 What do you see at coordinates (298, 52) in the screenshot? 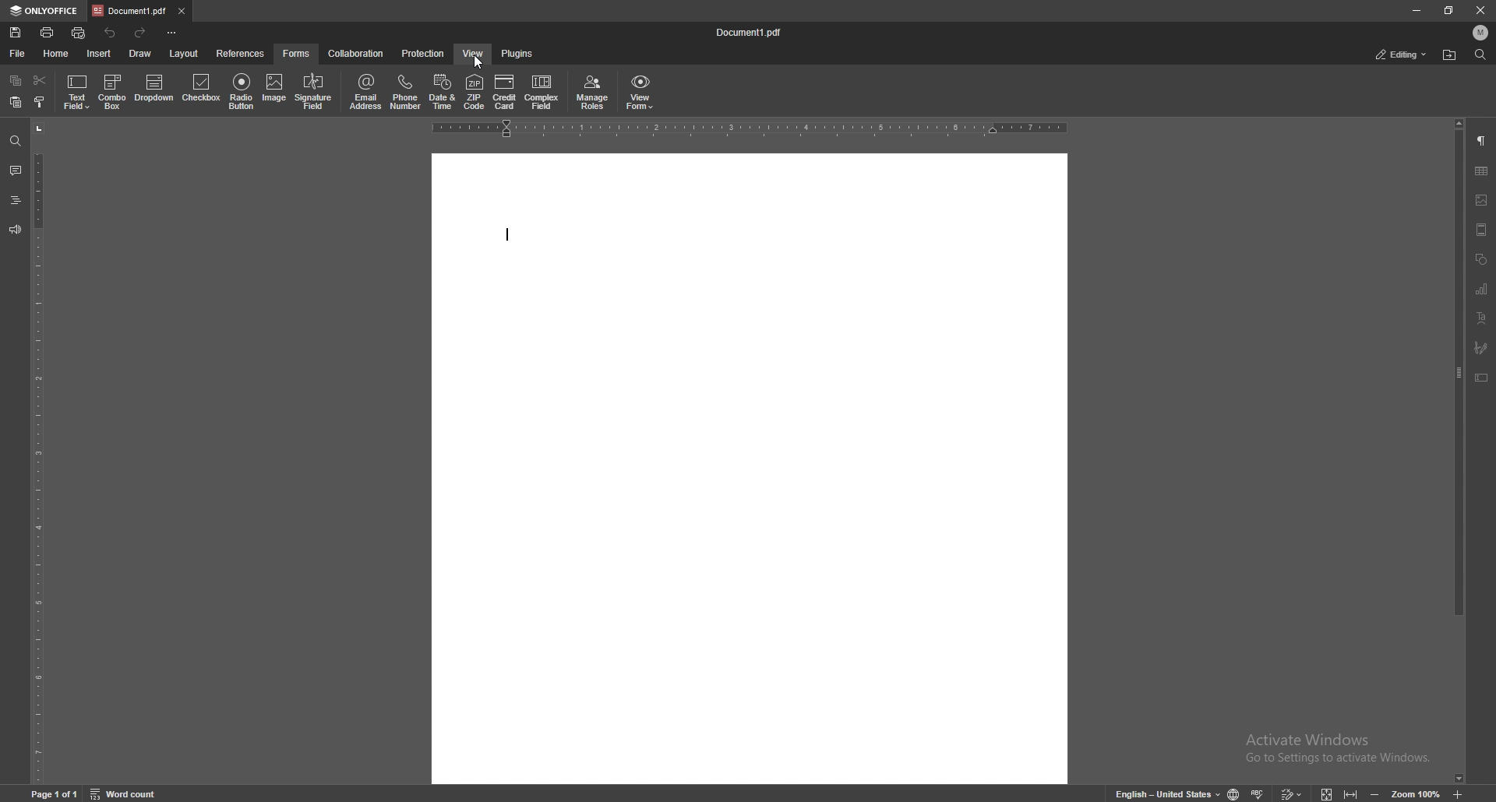
I see `forms` at bounding box center [298, 52].